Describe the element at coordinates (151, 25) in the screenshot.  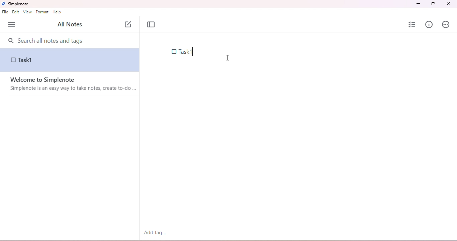
I see `toggle focus mode` at that location.